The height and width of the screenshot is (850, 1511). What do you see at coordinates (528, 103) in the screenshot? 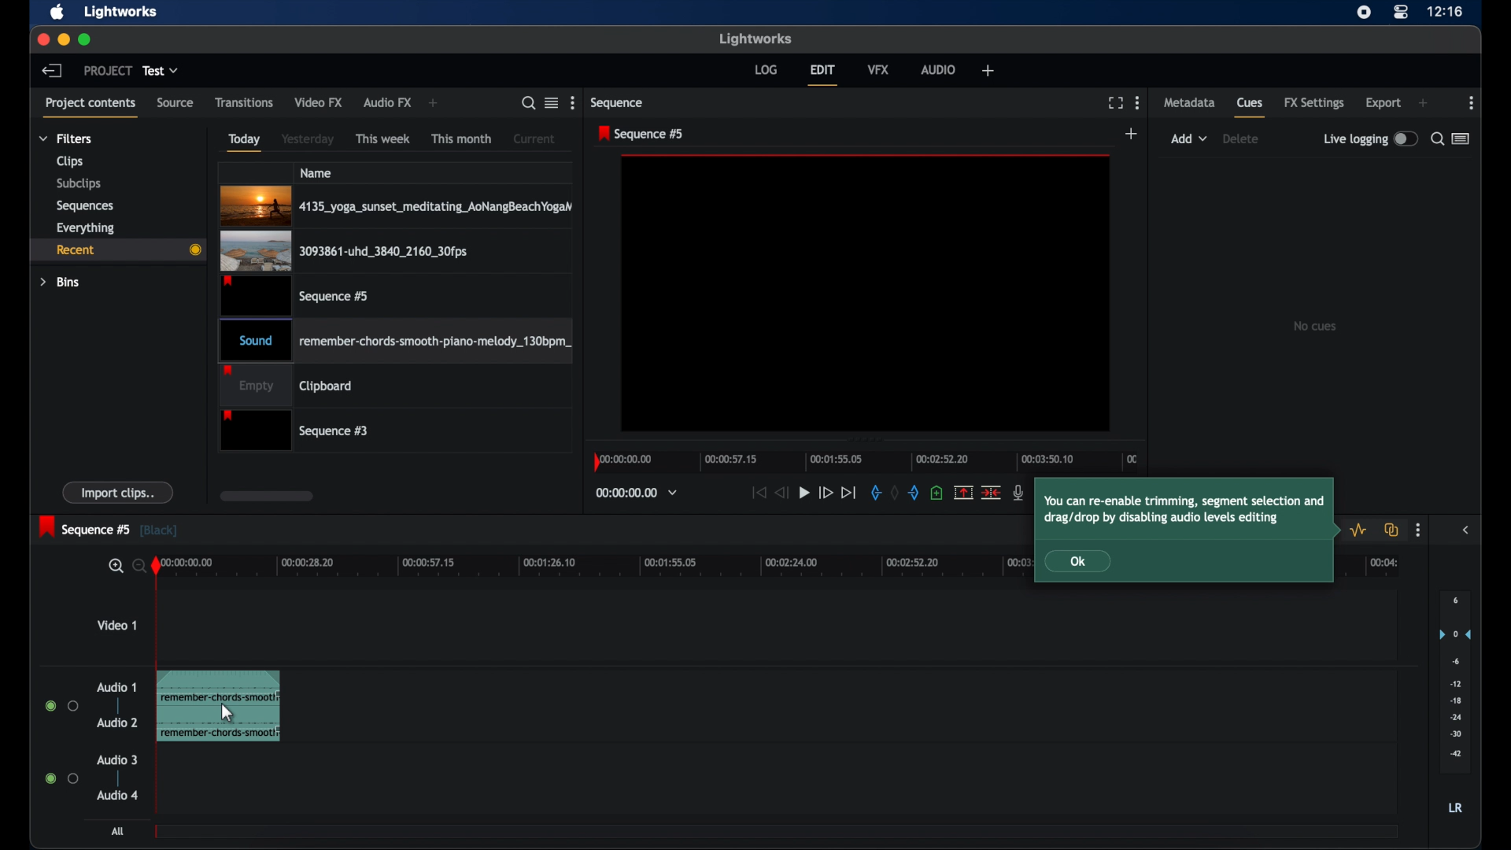
I see `search` at bounding box center [528, 103].